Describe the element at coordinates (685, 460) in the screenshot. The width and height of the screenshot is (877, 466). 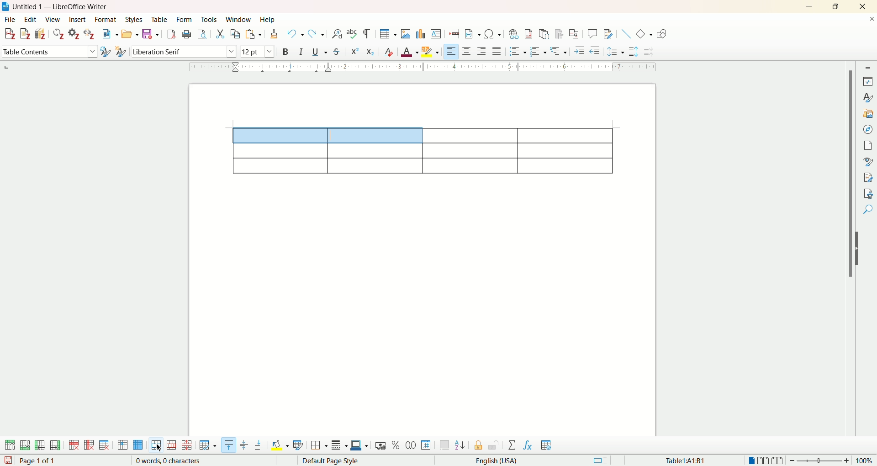
I see `Table1:A1:B1` at that location.